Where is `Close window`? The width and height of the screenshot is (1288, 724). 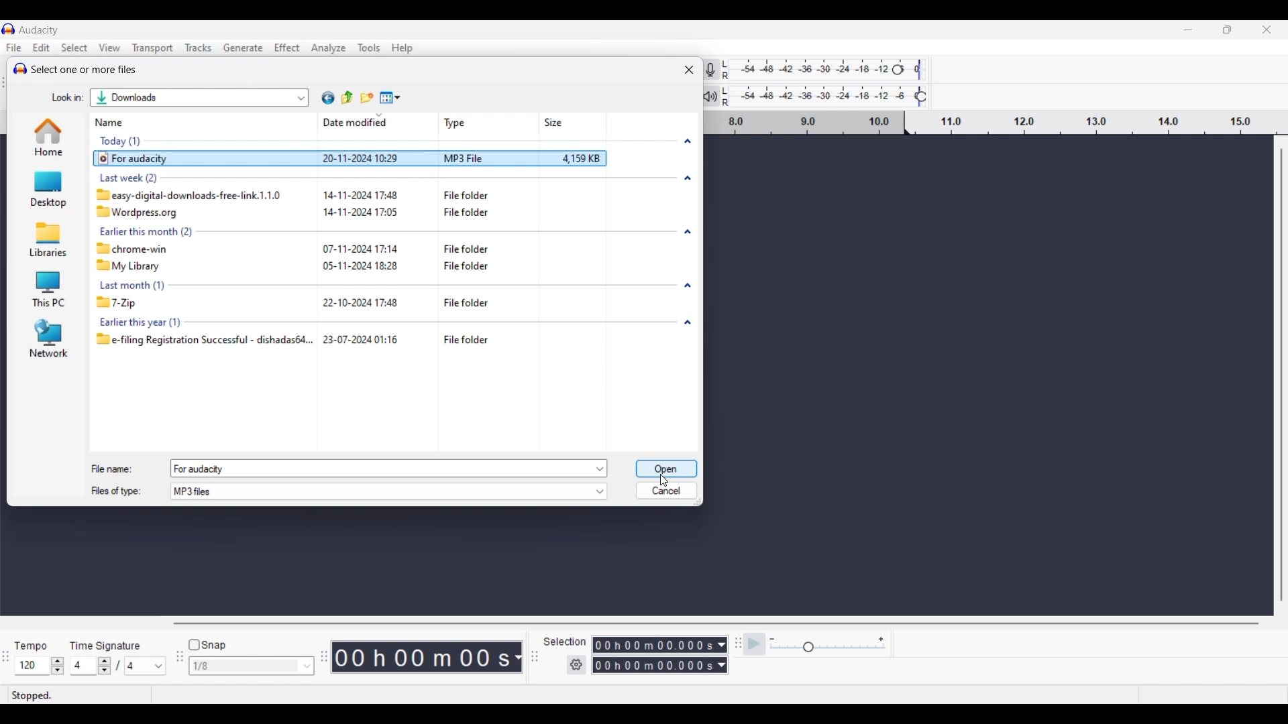
Close window is located at coordinates (689, 70).